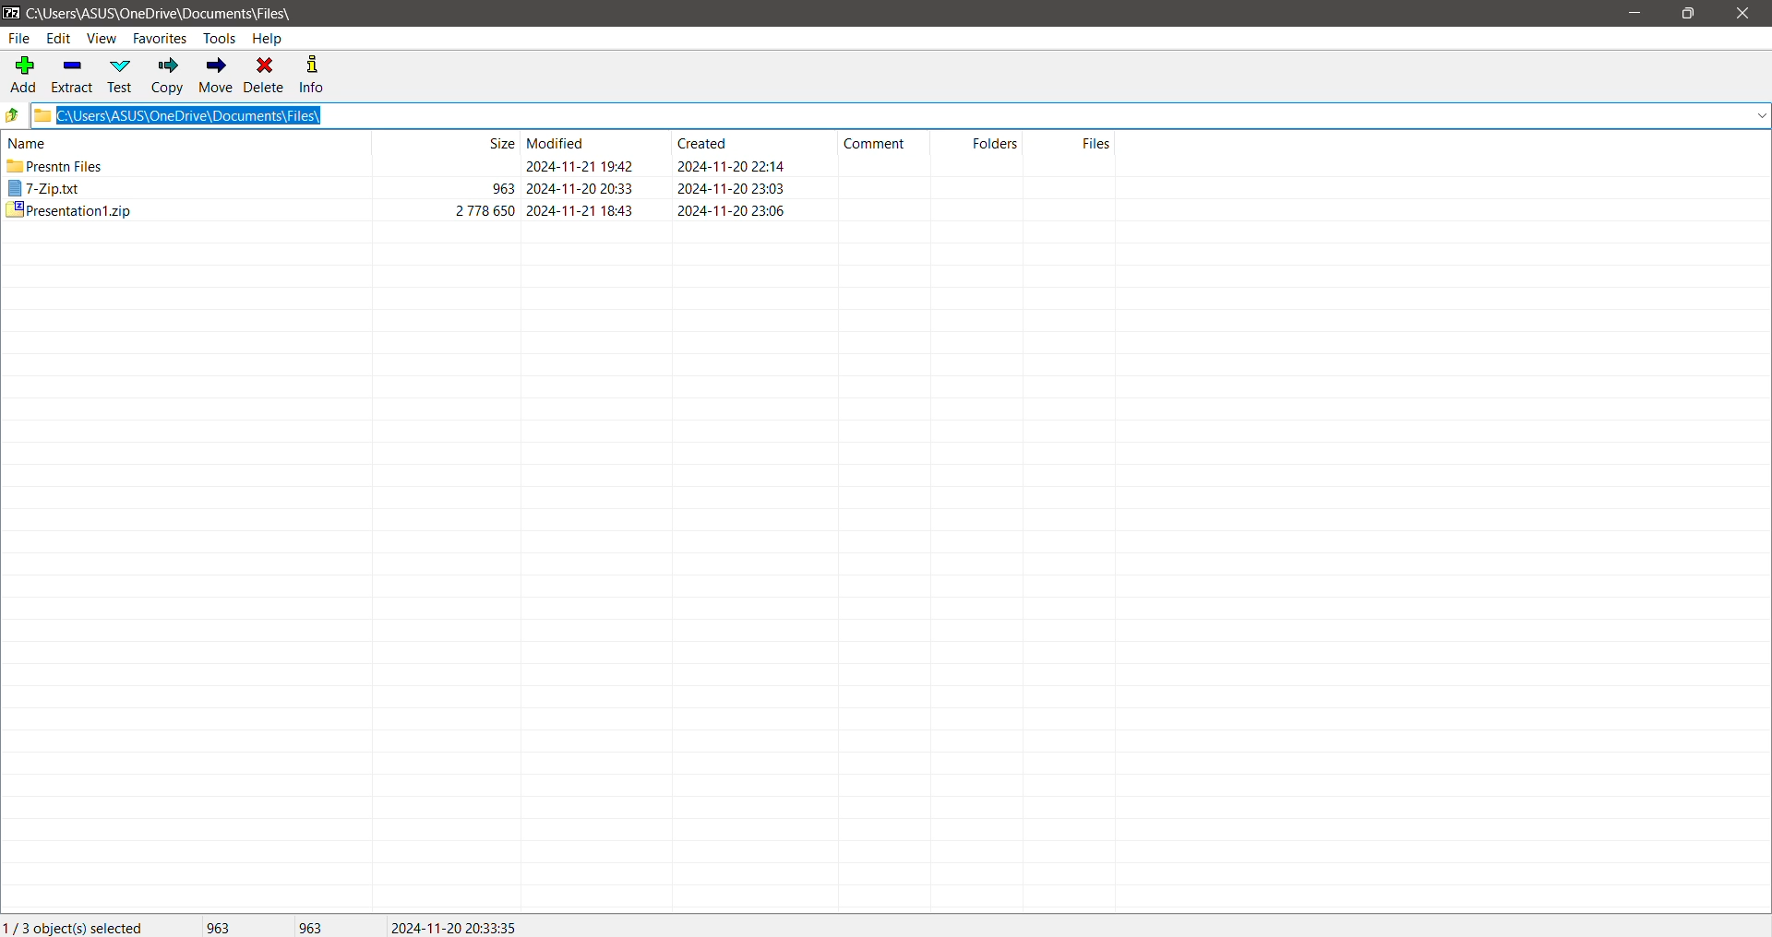 The height and width of the screenshot is (937, 1772). I want to click on comment, so click(874, 143).